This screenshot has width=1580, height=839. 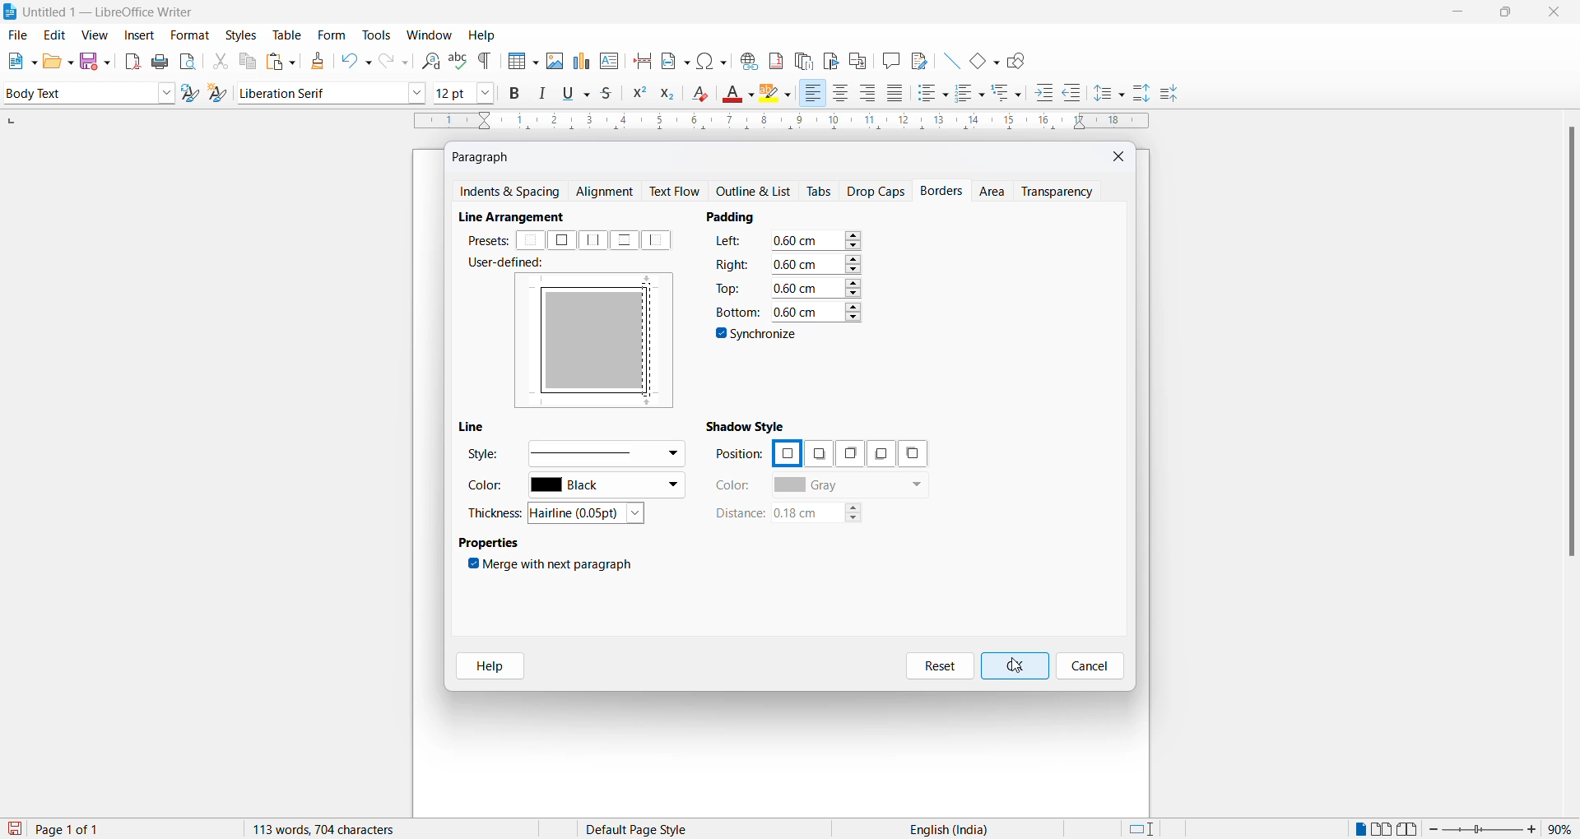 What do you see at coordinates (554, 61) in the screenshot?
I see `insert image` at bounding box center [554, 61].